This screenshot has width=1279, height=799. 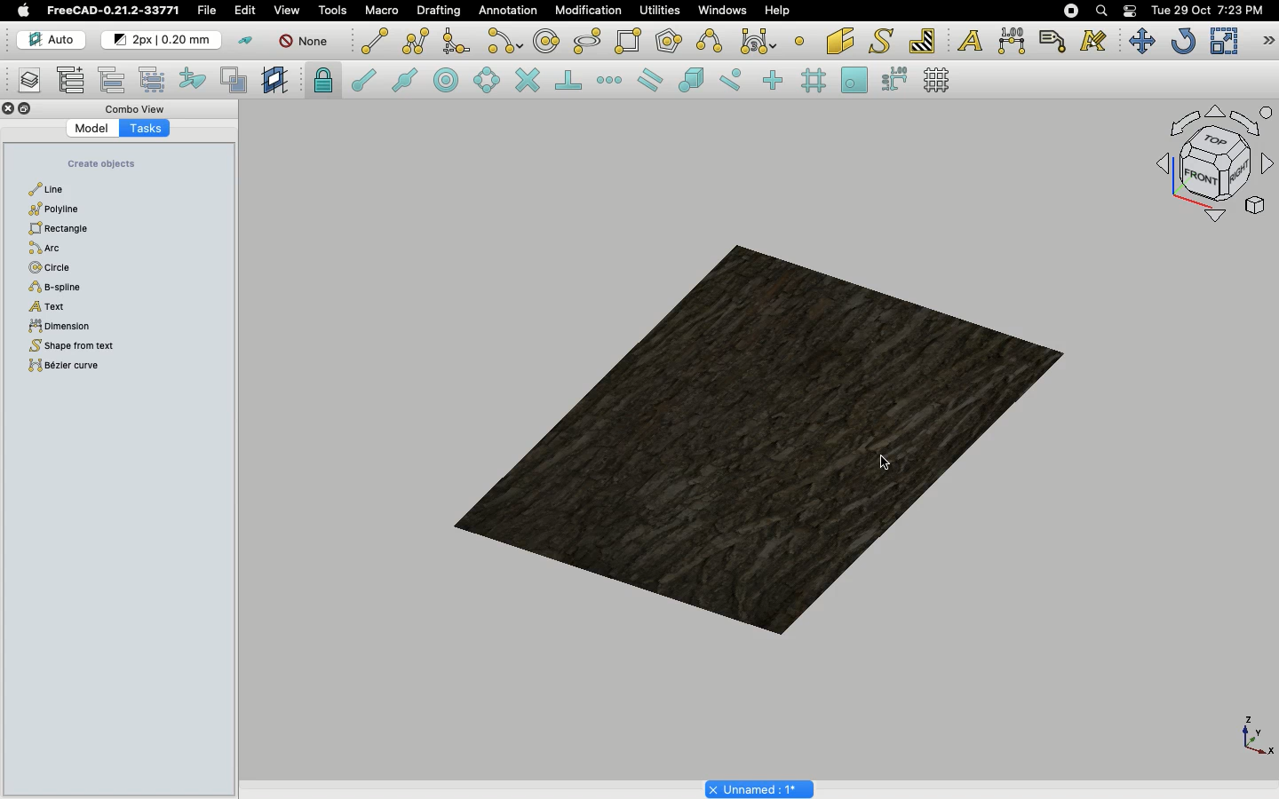 What do you see at coordinates (23, 10) in the screenshot?
I see `Apple logo` at bounding box center [23, 10].